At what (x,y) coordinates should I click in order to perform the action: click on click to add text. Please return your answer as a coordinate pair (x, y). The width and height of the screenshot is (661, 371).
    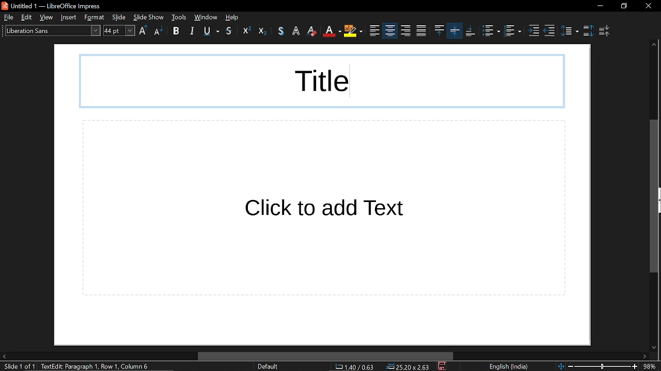
    Looking at the image, I should click on (324, 208).